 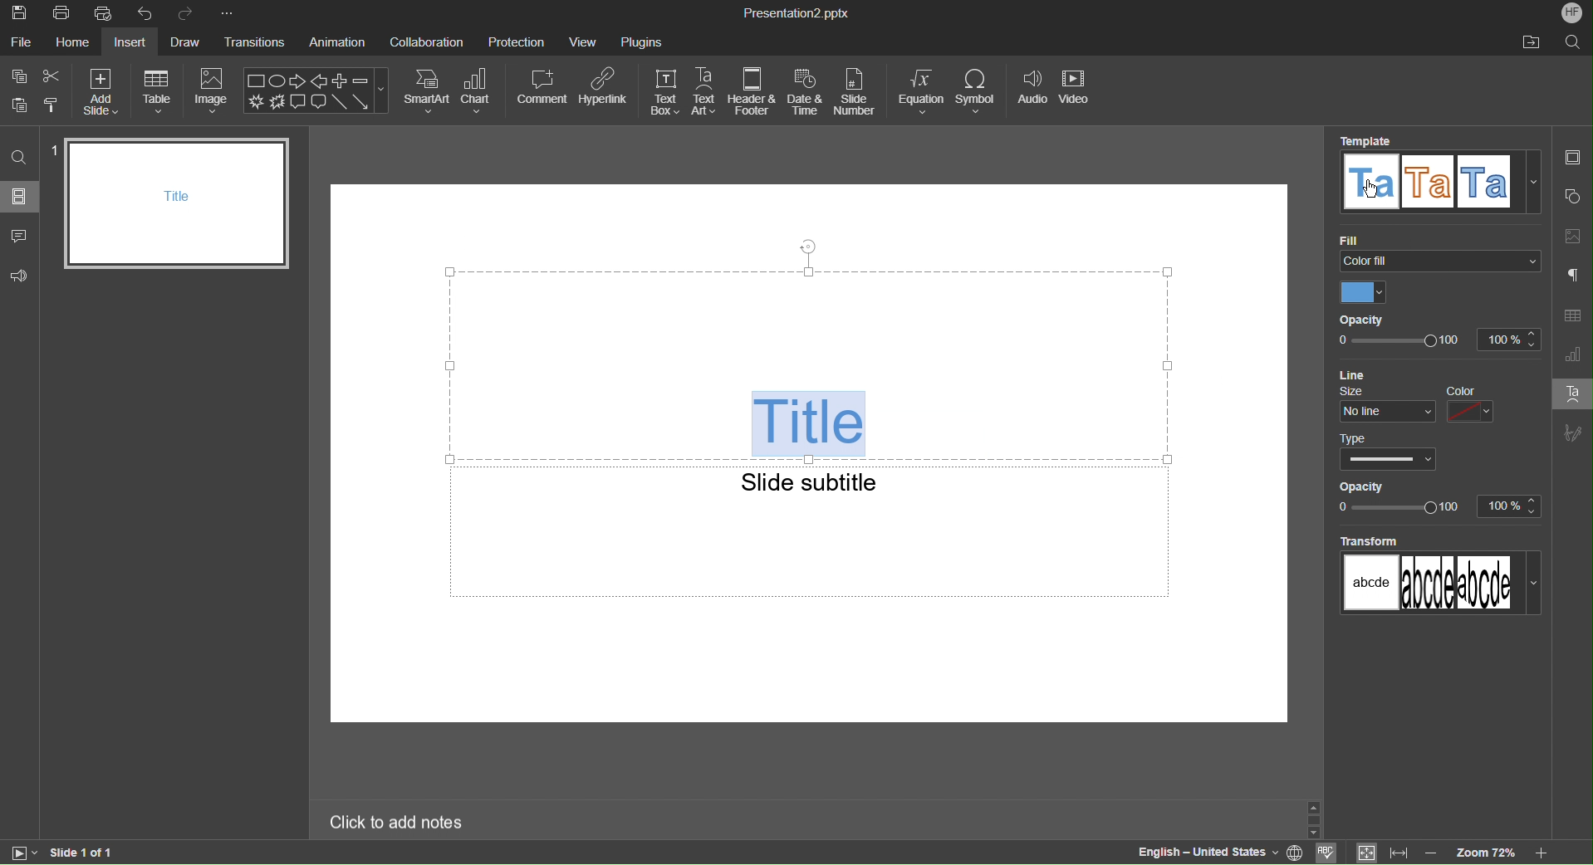 What do you see at coordinates (25, 853) in the screenshot?
I see `start slide show` at bounding box center [25, 853].